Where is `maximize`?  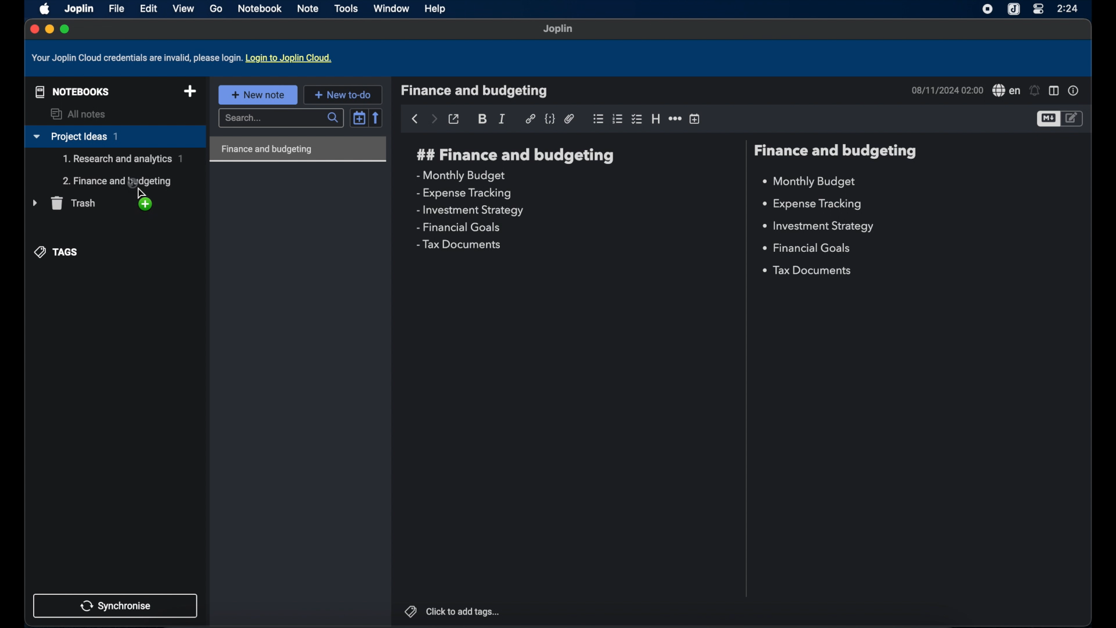 maximize is located at coordinates (66, 29).